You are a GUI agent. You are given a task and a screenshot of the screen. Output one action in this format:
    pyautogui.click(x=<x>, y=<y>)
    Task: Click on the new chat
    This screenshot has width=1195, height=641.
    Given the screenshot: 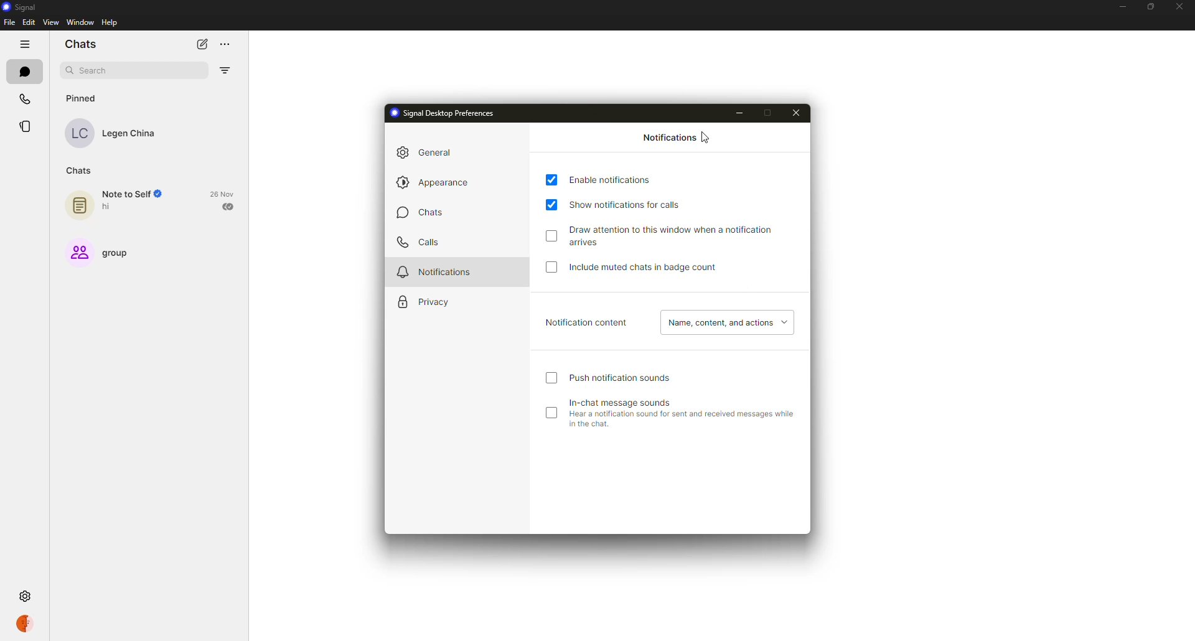 What is the action you would take?
    pyautogui.click(x=202, y=45)
    